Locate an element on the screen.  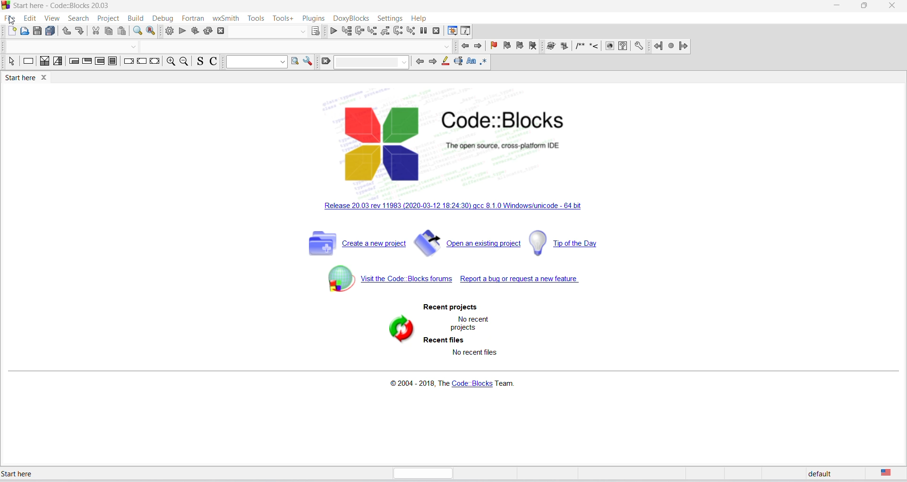
fortran is located at coordinates (194, 19).